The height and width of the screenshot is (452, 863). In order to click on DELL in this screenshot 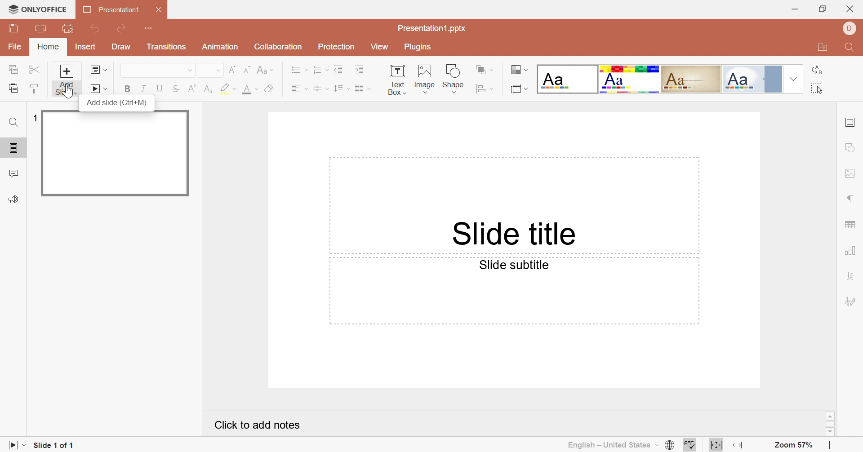, I will do `click(850, 29)`.